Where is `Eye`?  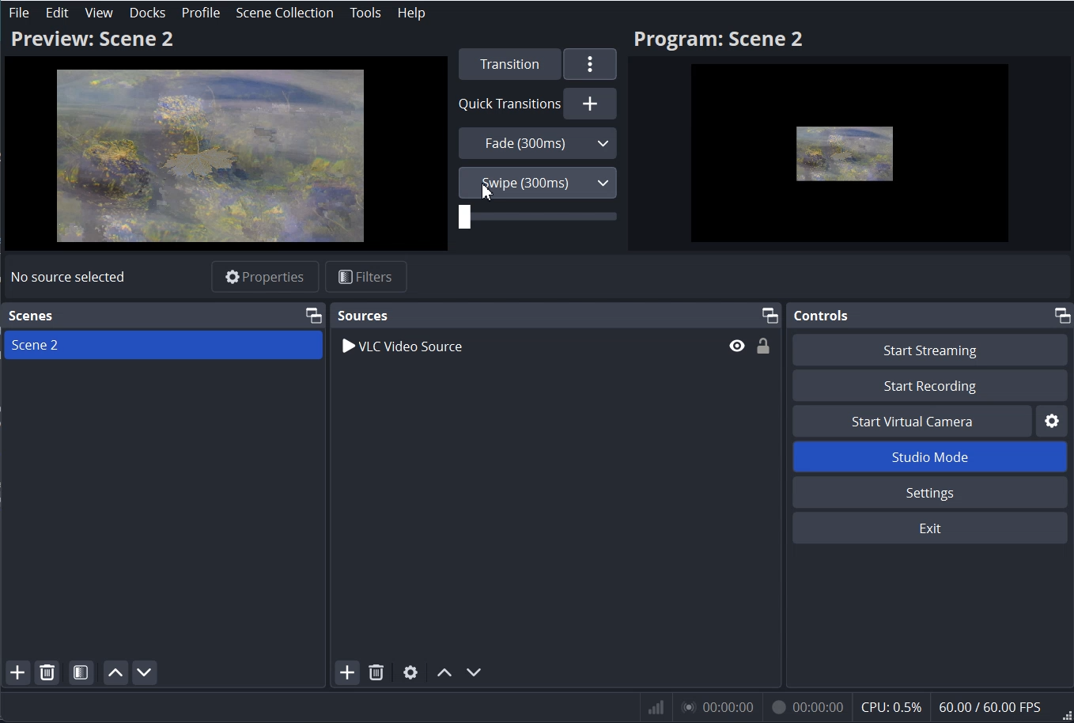
Eye is located at coordinates (737, 345).